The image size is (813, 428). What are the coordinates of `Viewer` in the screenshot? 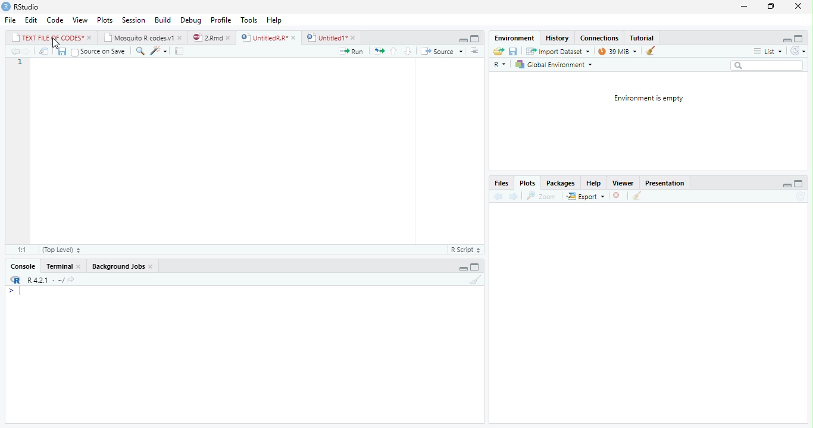 It's located at (624, 182).